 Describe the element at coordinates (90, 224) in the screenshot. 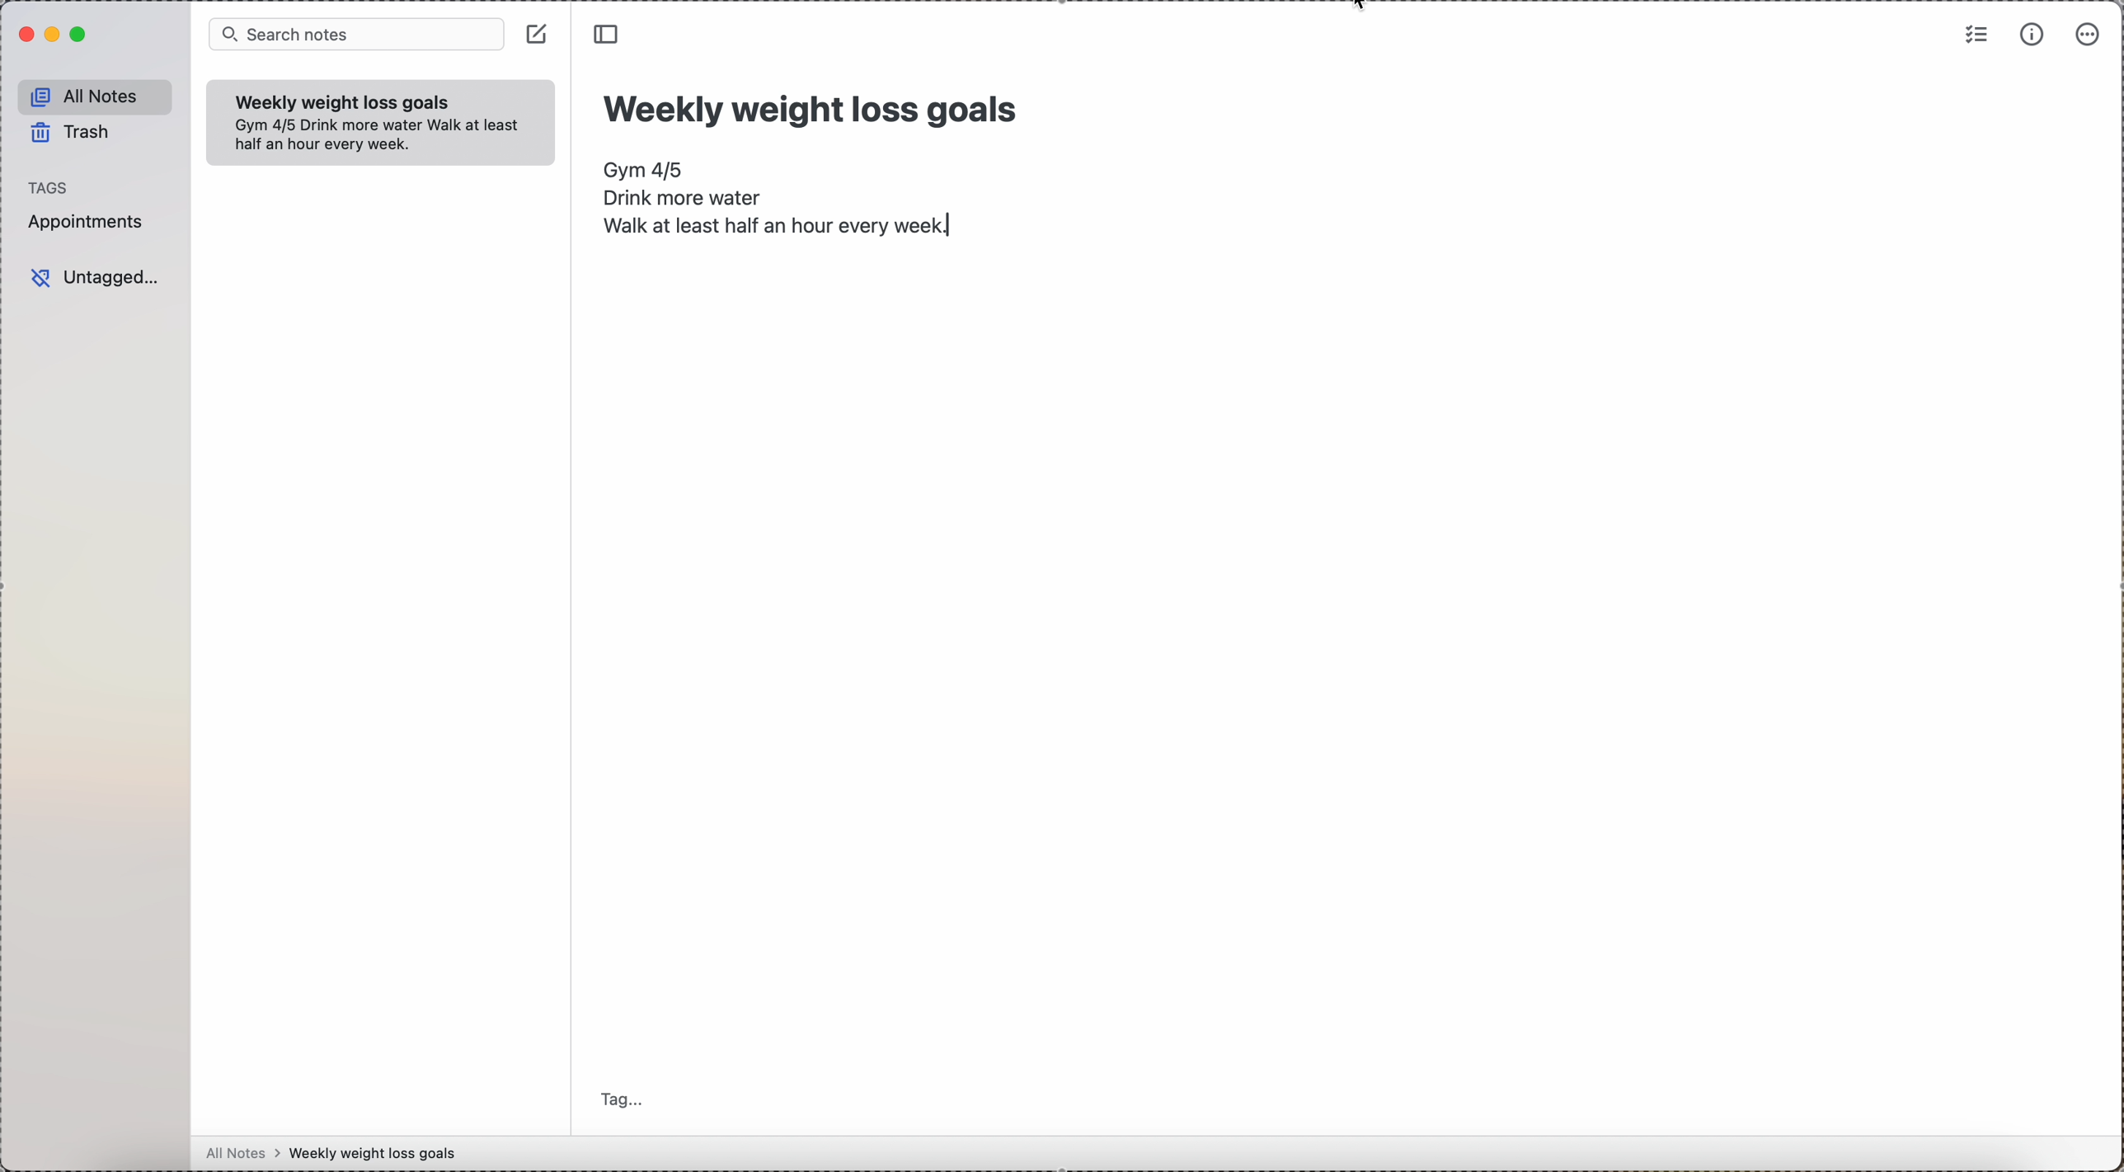

I see `appointments` at that location.